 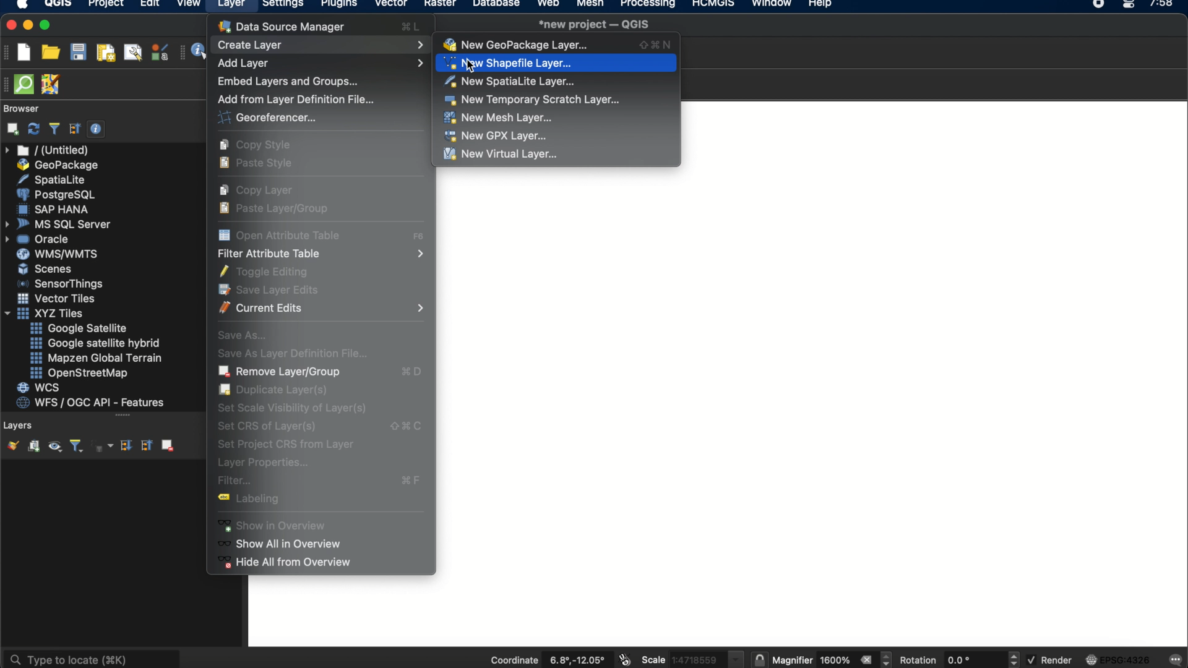 I want to click on hide all from overview, so click(x=285, y=561).